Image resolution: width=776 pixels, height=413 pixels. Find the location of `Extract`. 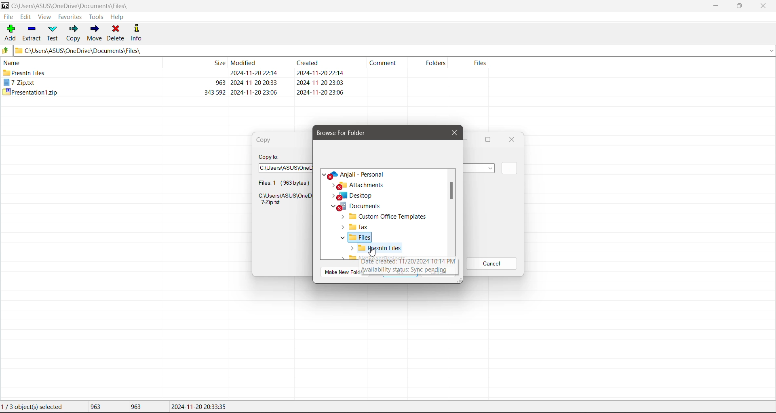

Extract is located at coordinates (31, 32).